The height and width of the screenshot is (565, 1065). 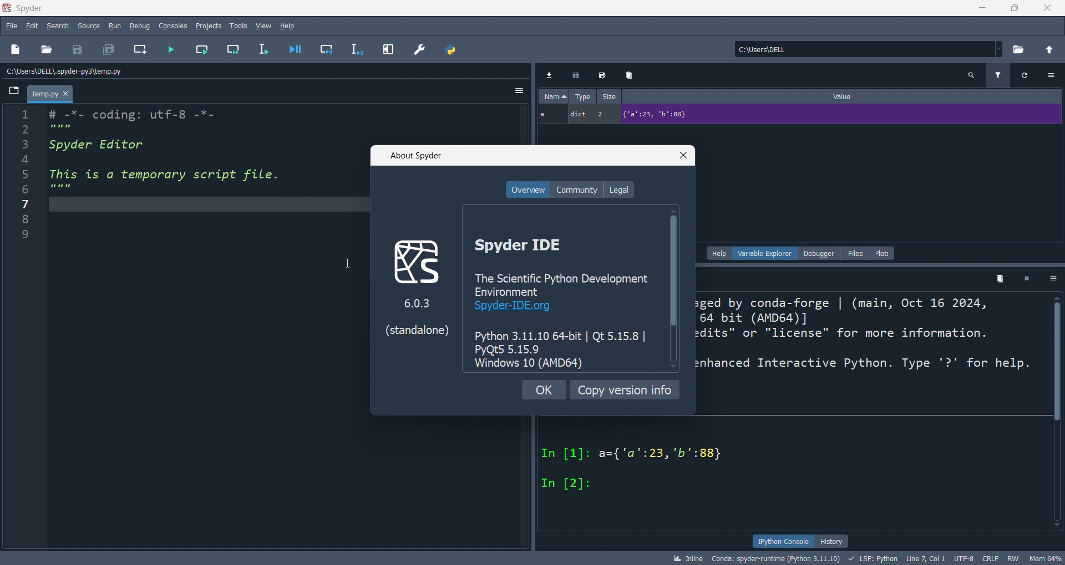 I want to click on C:\Users\DELL\spyder-py3\temp.py, so click(x=65, y=71).